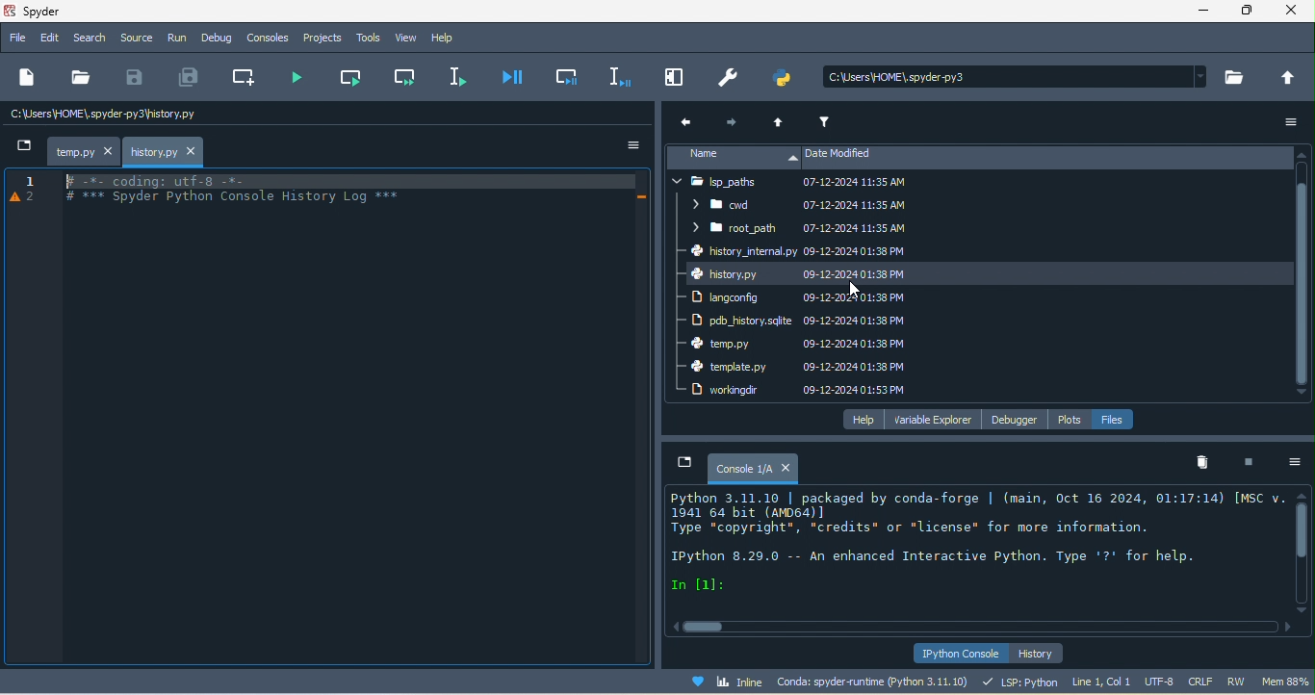 This screenshot has height=695, width=1315. Describe the element at coordinates (1292, 124) in the screenshot. I see `option` at that location.